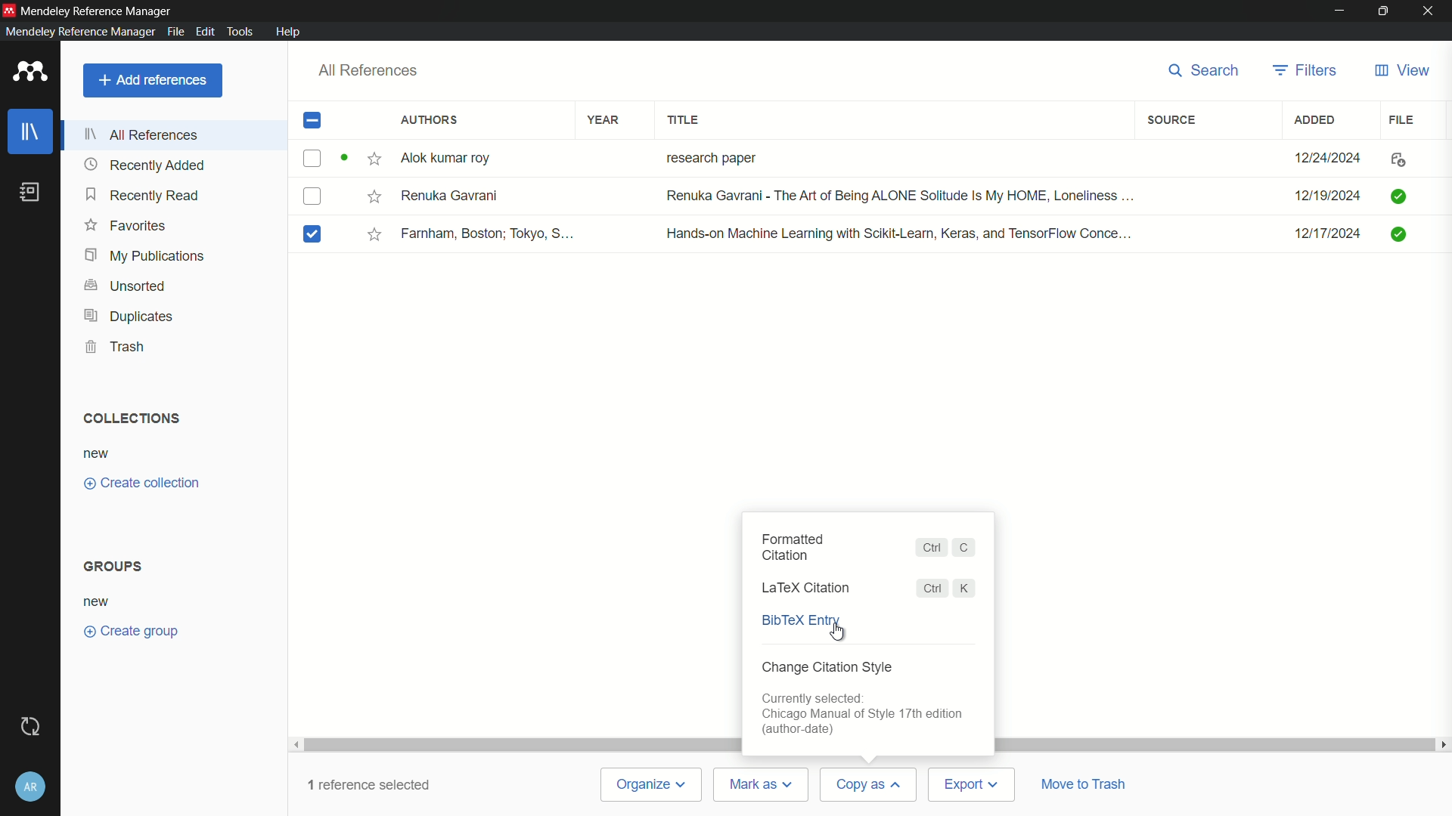 This screenshot has height=816, width=1452. What do you see at coordinates (326, 158) in the screenshot?
I see `Checkbox` at bounding box center [326, 158].